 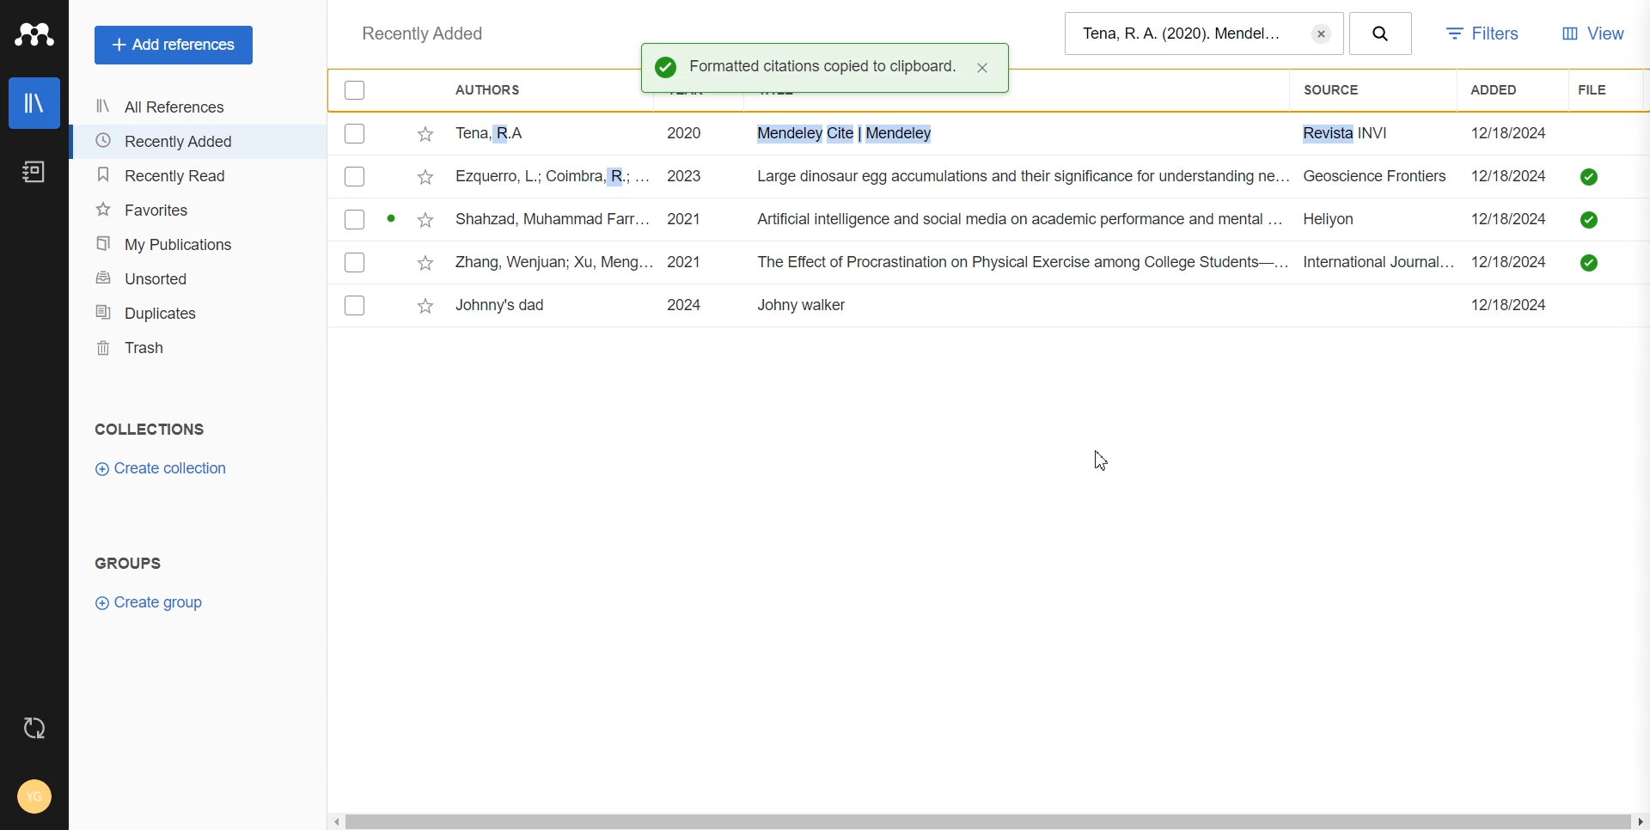 I want to click on Recently added , so click(x=425, y=35).